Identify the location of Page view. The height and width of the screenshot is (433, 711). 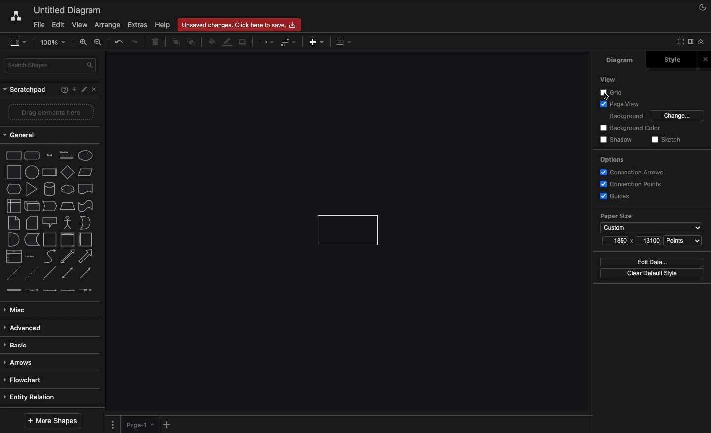
(624, 105).